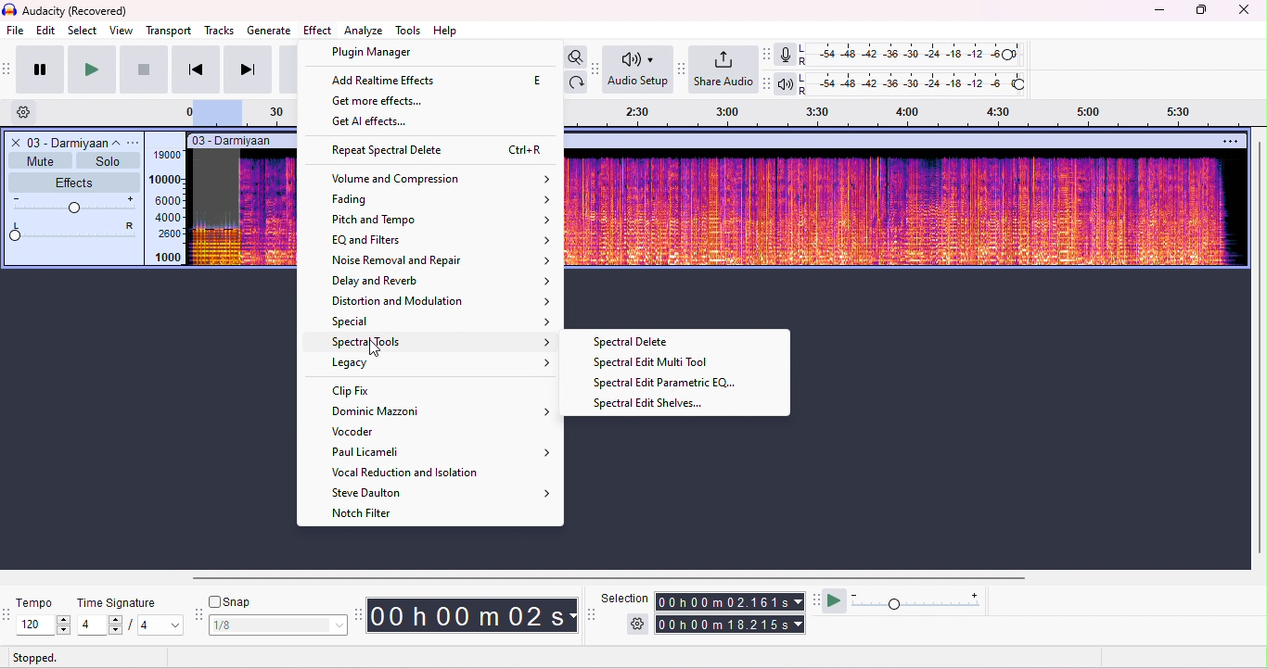 The width and height of the screenshot is (1267, 669). What do you see at coordinates (429, 411) in the screenshot?
I see `dominic mazzoni` at bounding box center [429, 411].